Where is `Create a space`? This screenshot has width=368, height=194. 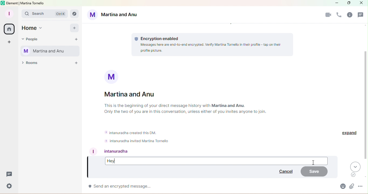 Create a space is located at coordinates (8, 42).